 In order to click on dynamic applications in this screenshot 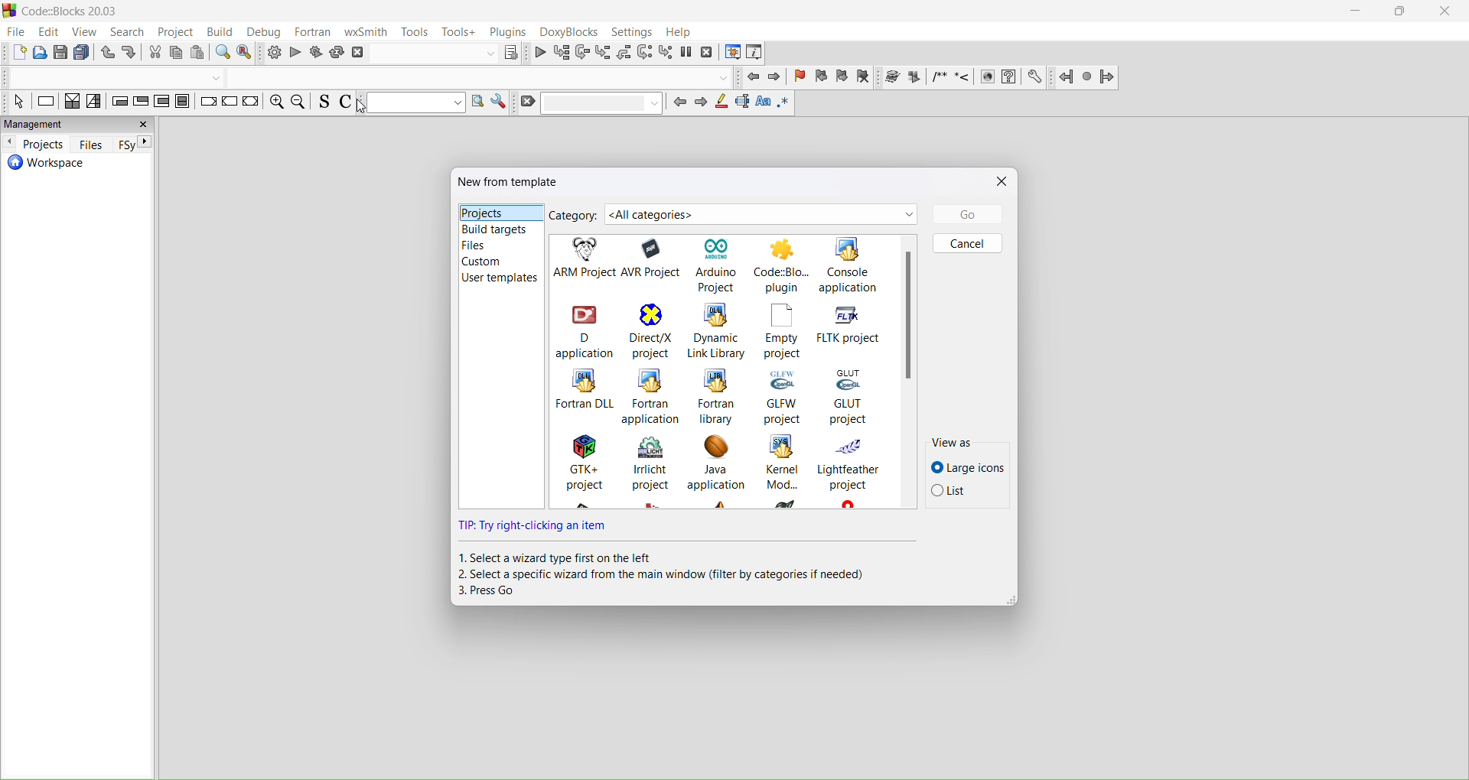, I will do `click(717, 331)`.